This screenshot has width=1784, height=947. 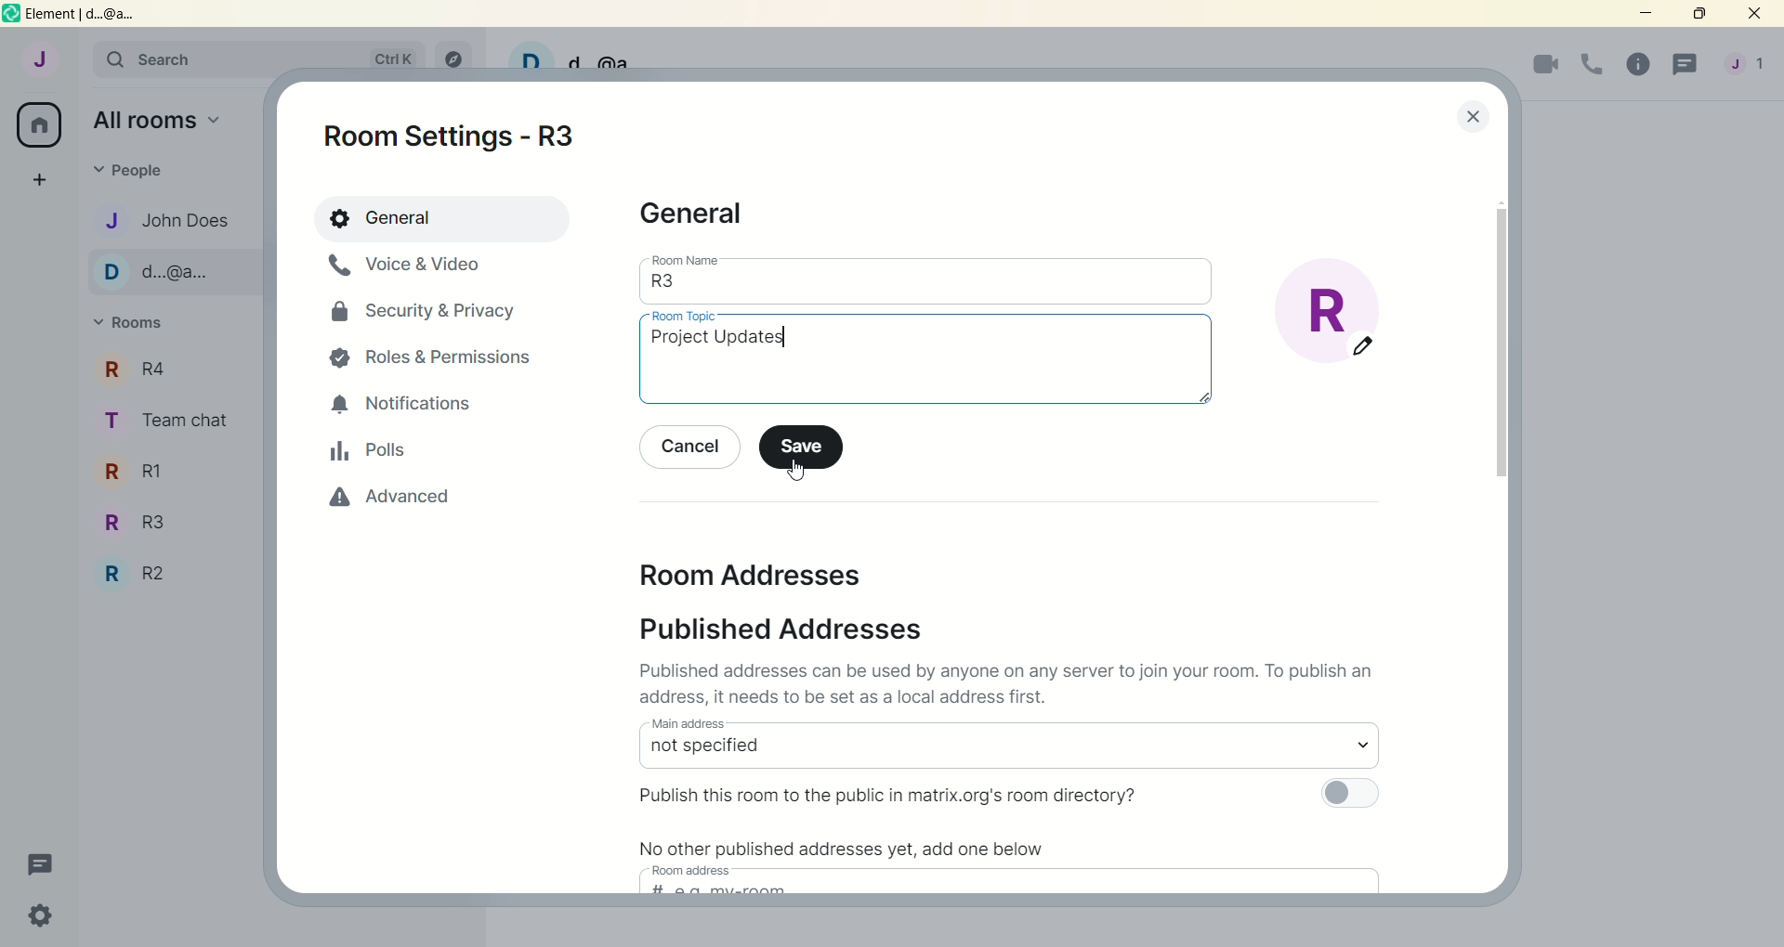 What do you see at coordinates (42, 123) in the screenshot?
I see `all rooms` at bounding box center [42, 123].